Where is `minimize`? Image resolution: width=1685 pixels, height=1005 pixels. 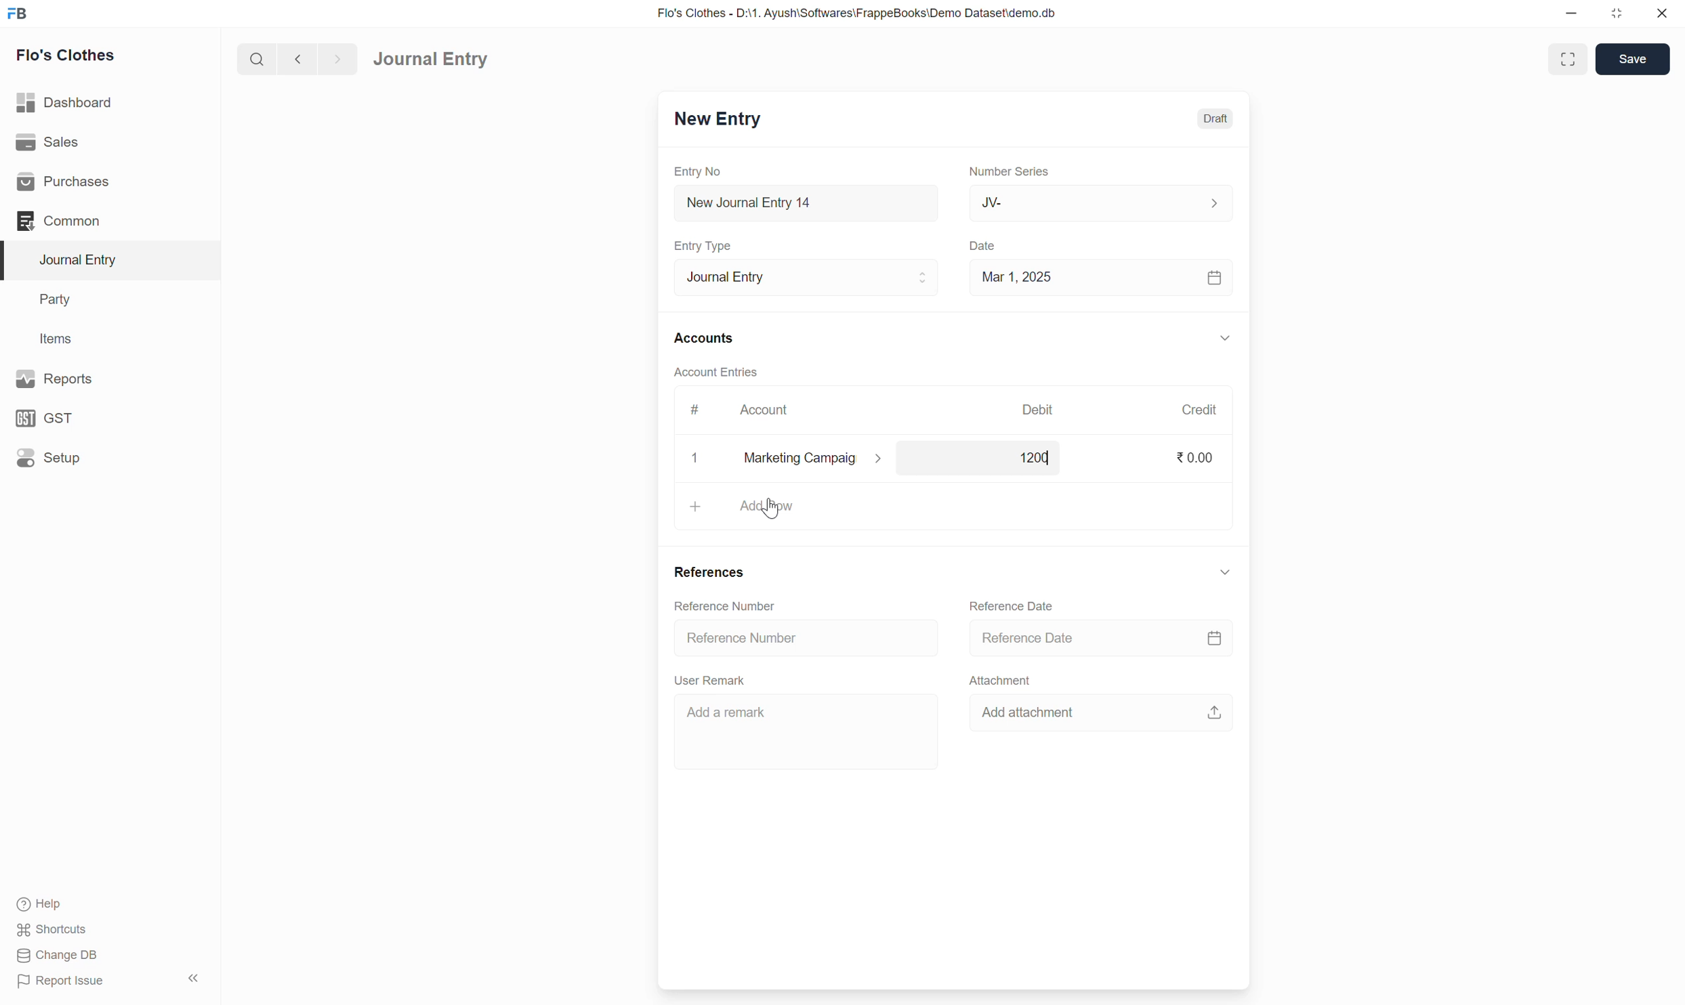 minimize is located at coordinates (1572, 14).